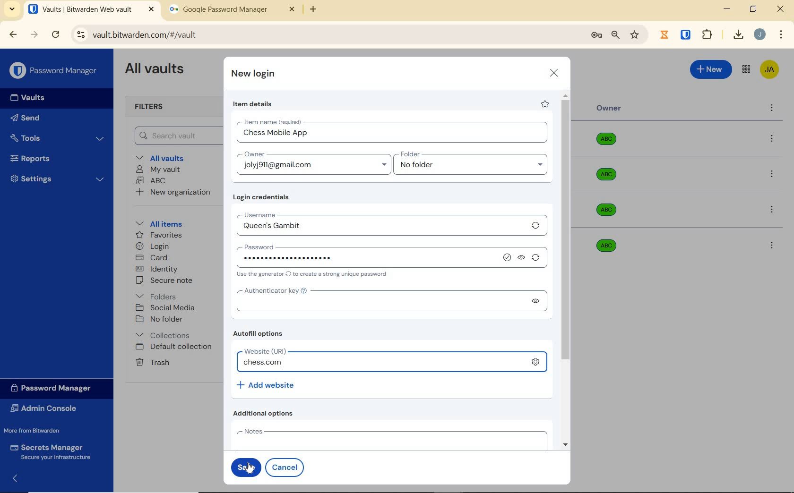  I want to click on restore, so click(752, 9).